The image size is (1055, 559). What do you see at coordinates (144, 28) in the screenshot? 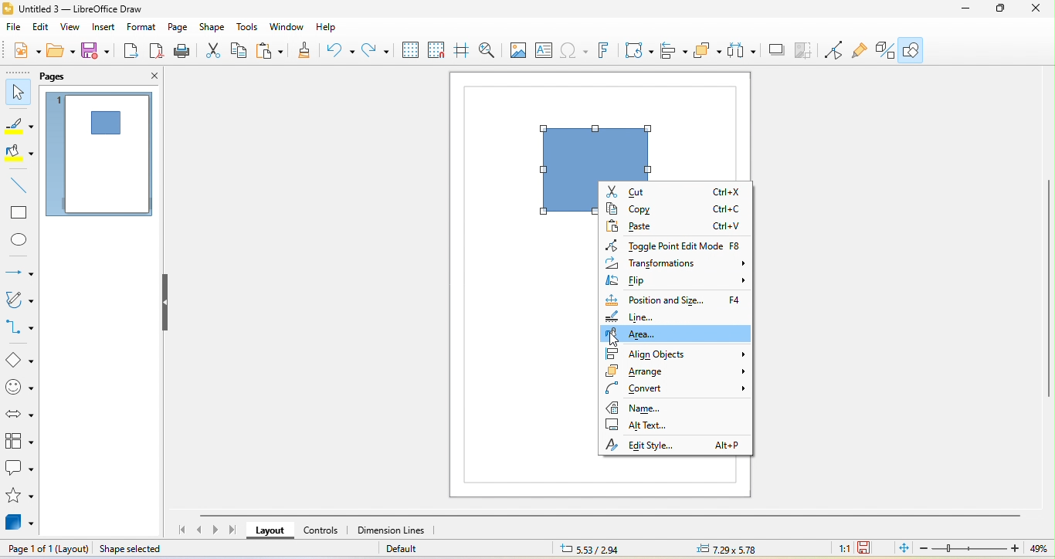
I see `format` at bounding box center [144, 28].